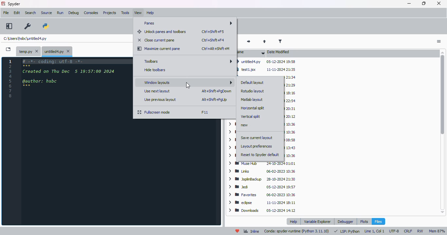  Describe the element at coordinates (17, 13) in the screenshot. I see `edit` at that location.